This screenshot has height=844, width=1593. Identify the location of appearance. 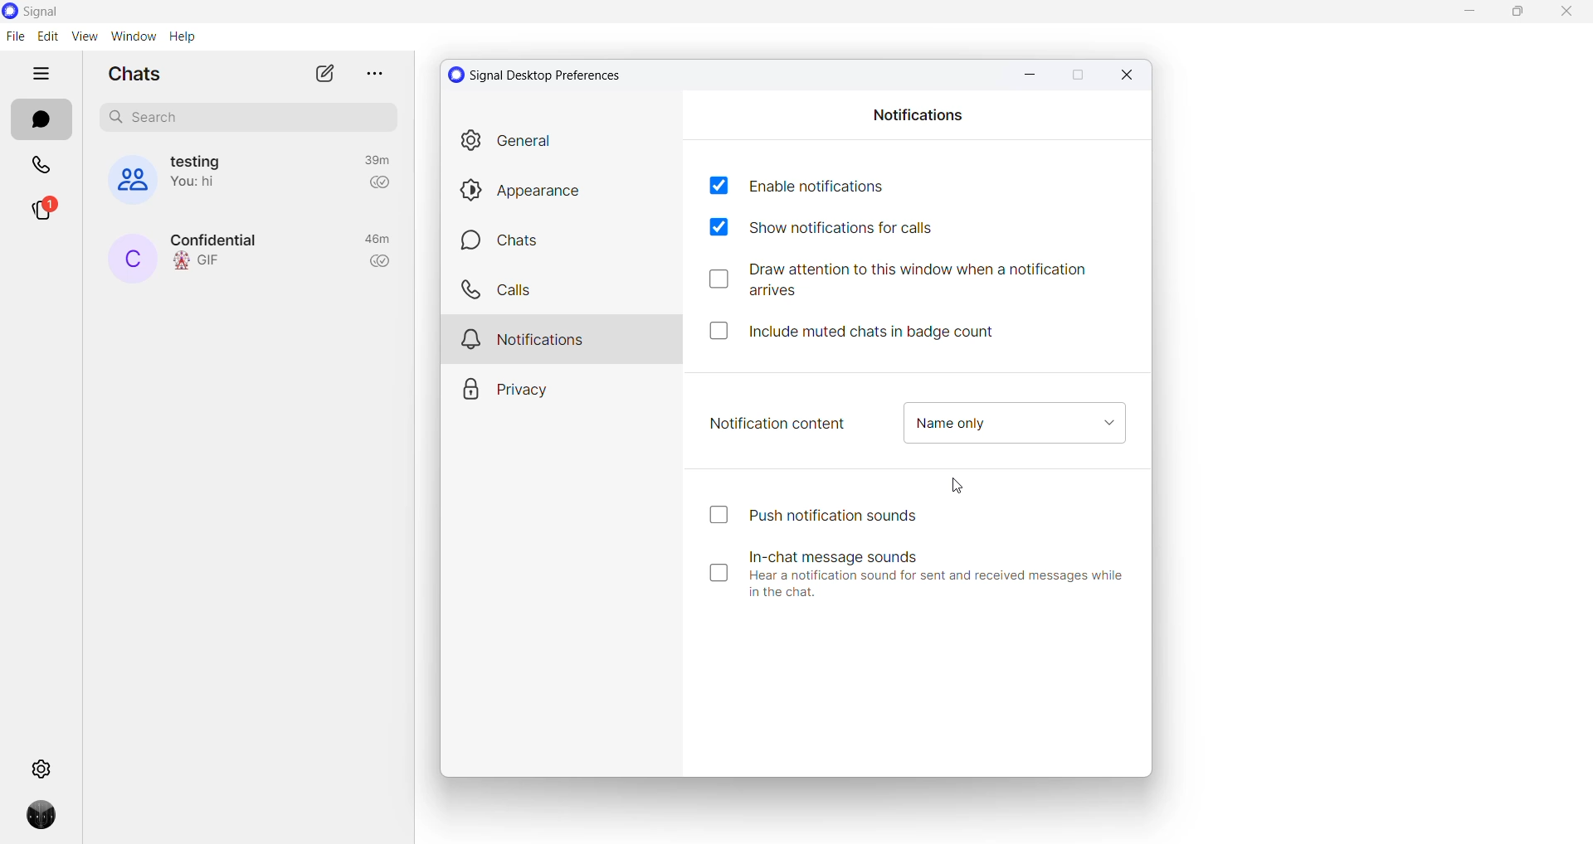
(566, 190).